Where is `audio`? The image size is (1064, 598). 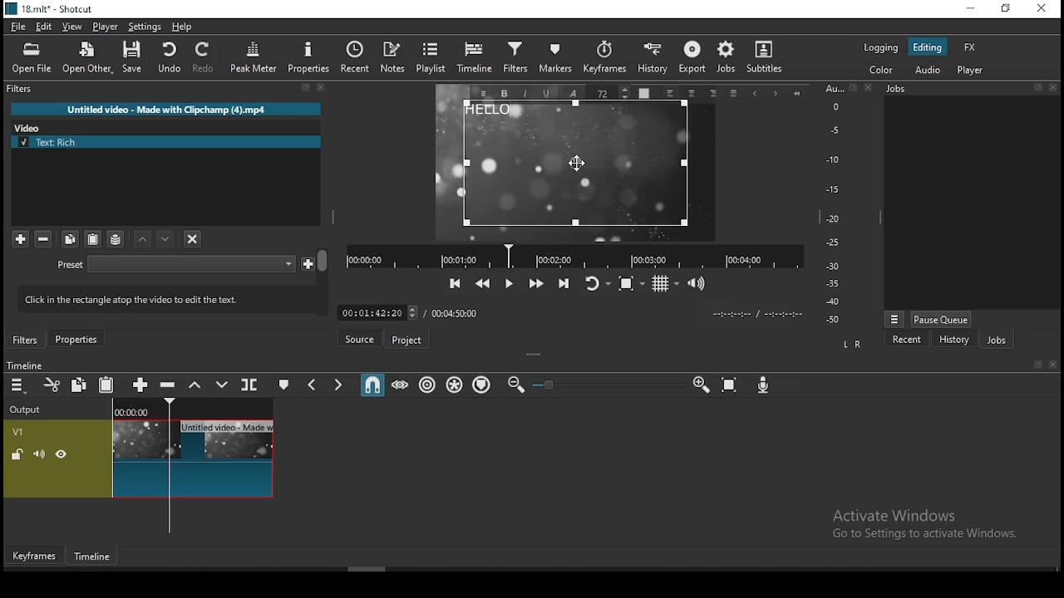 audio is located at coordinates (927, 71).